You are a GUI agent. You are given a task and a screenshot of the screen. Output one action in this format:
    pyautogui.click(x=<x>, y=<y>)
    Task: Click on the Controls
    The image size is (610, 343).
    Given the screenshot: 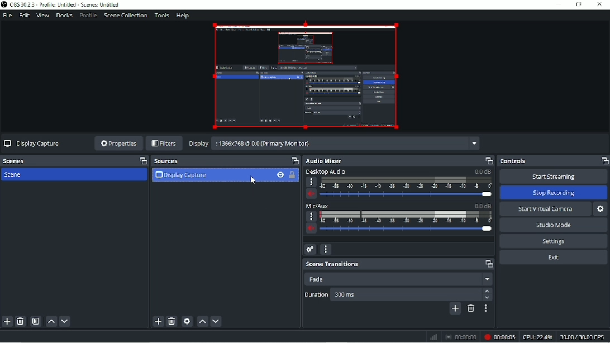 What is the action you would take?
    pyautogui.click(x=553, y=161)
    